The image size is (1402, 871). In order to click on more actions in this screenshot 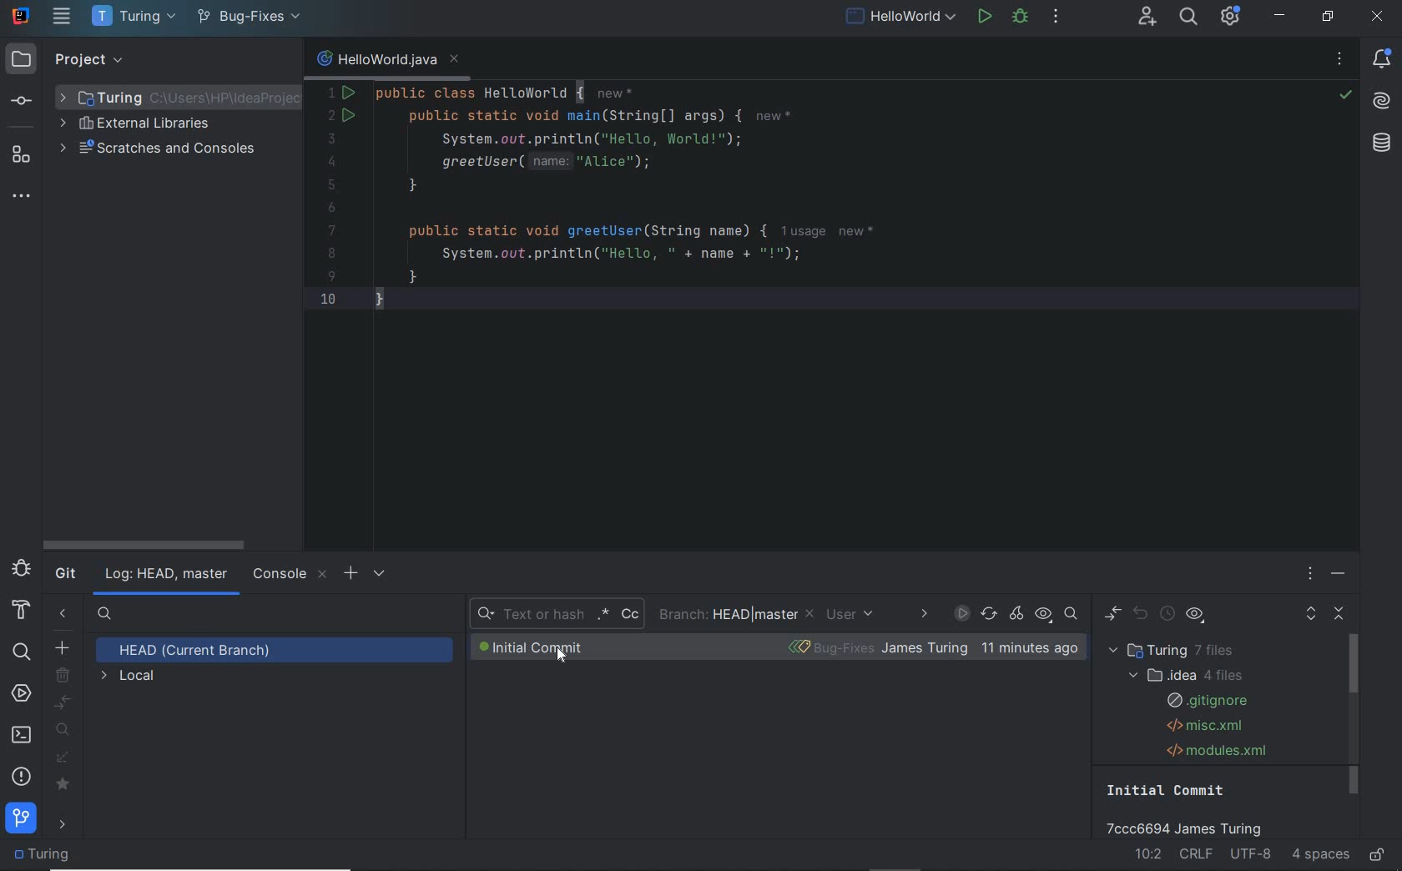, I will do `click(1057, 18)`.